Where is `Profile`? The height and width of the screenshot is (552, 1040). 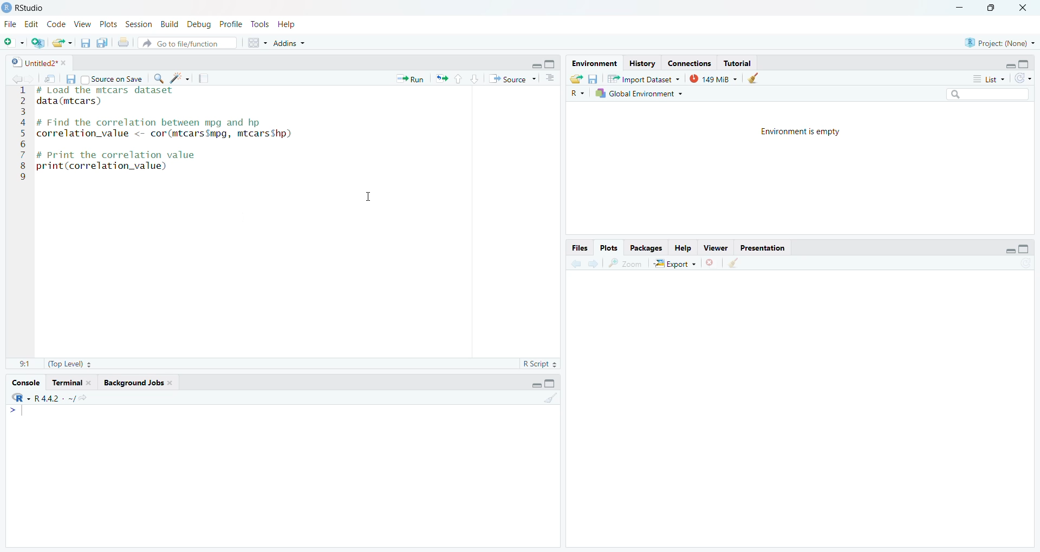 Profile is located at coordinates (230, 23).